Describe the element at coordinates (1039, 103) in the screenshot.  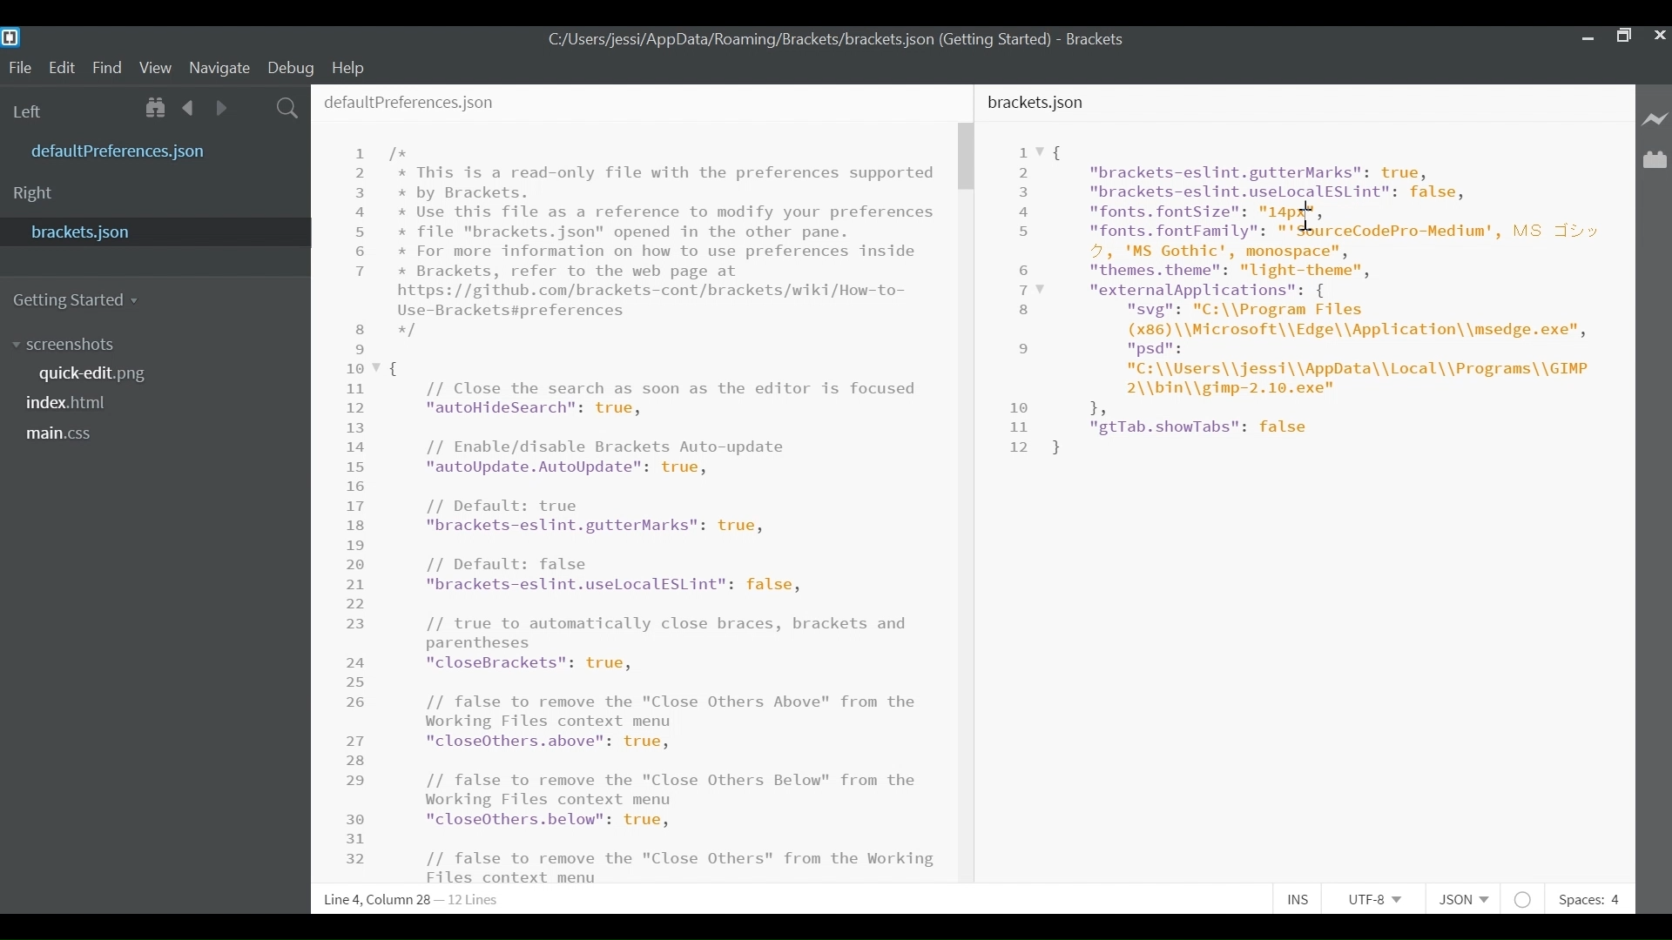
I see `bracket.json` at that location.